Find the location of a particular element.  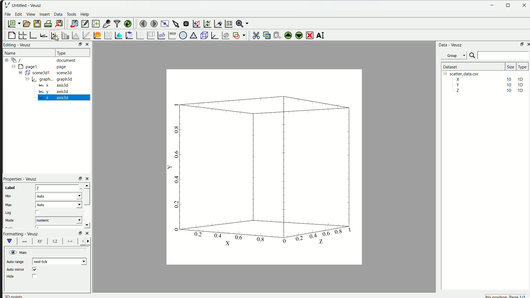

close is located at coordinates (525, 6).